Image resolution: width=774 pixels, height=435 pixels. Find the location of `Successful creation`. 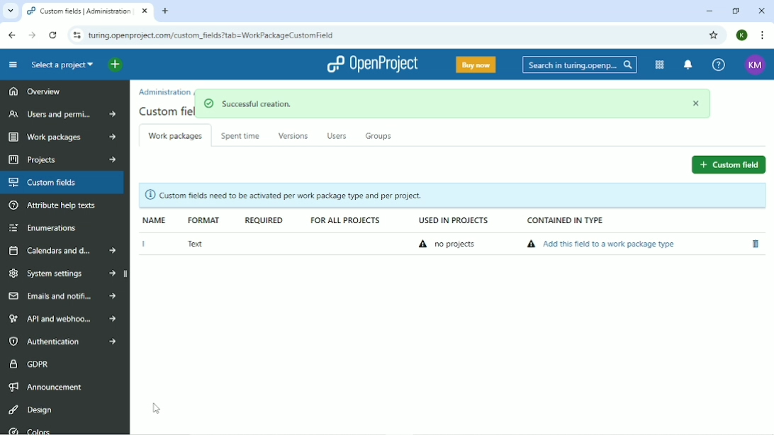

Successful creation is located at coordinates (455, 105).